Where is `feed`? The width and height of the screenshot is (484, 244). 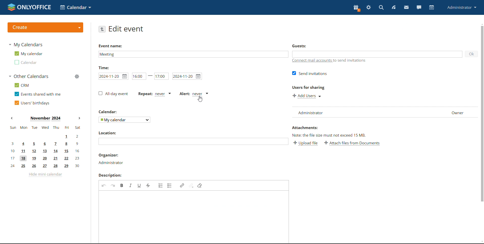 feed is located at coordinates (395, 8).